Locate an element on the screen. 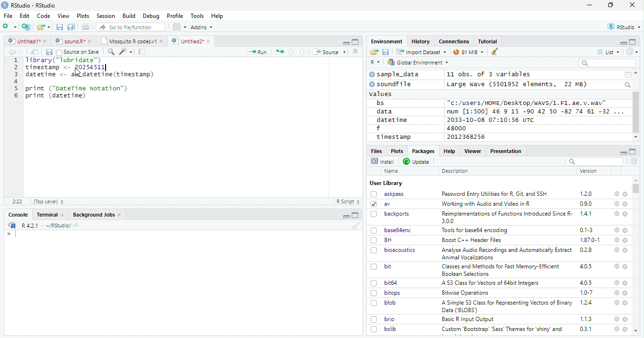 The width and height of the screenshot is (644, 338). Plots is located at coordinates (83, 16).